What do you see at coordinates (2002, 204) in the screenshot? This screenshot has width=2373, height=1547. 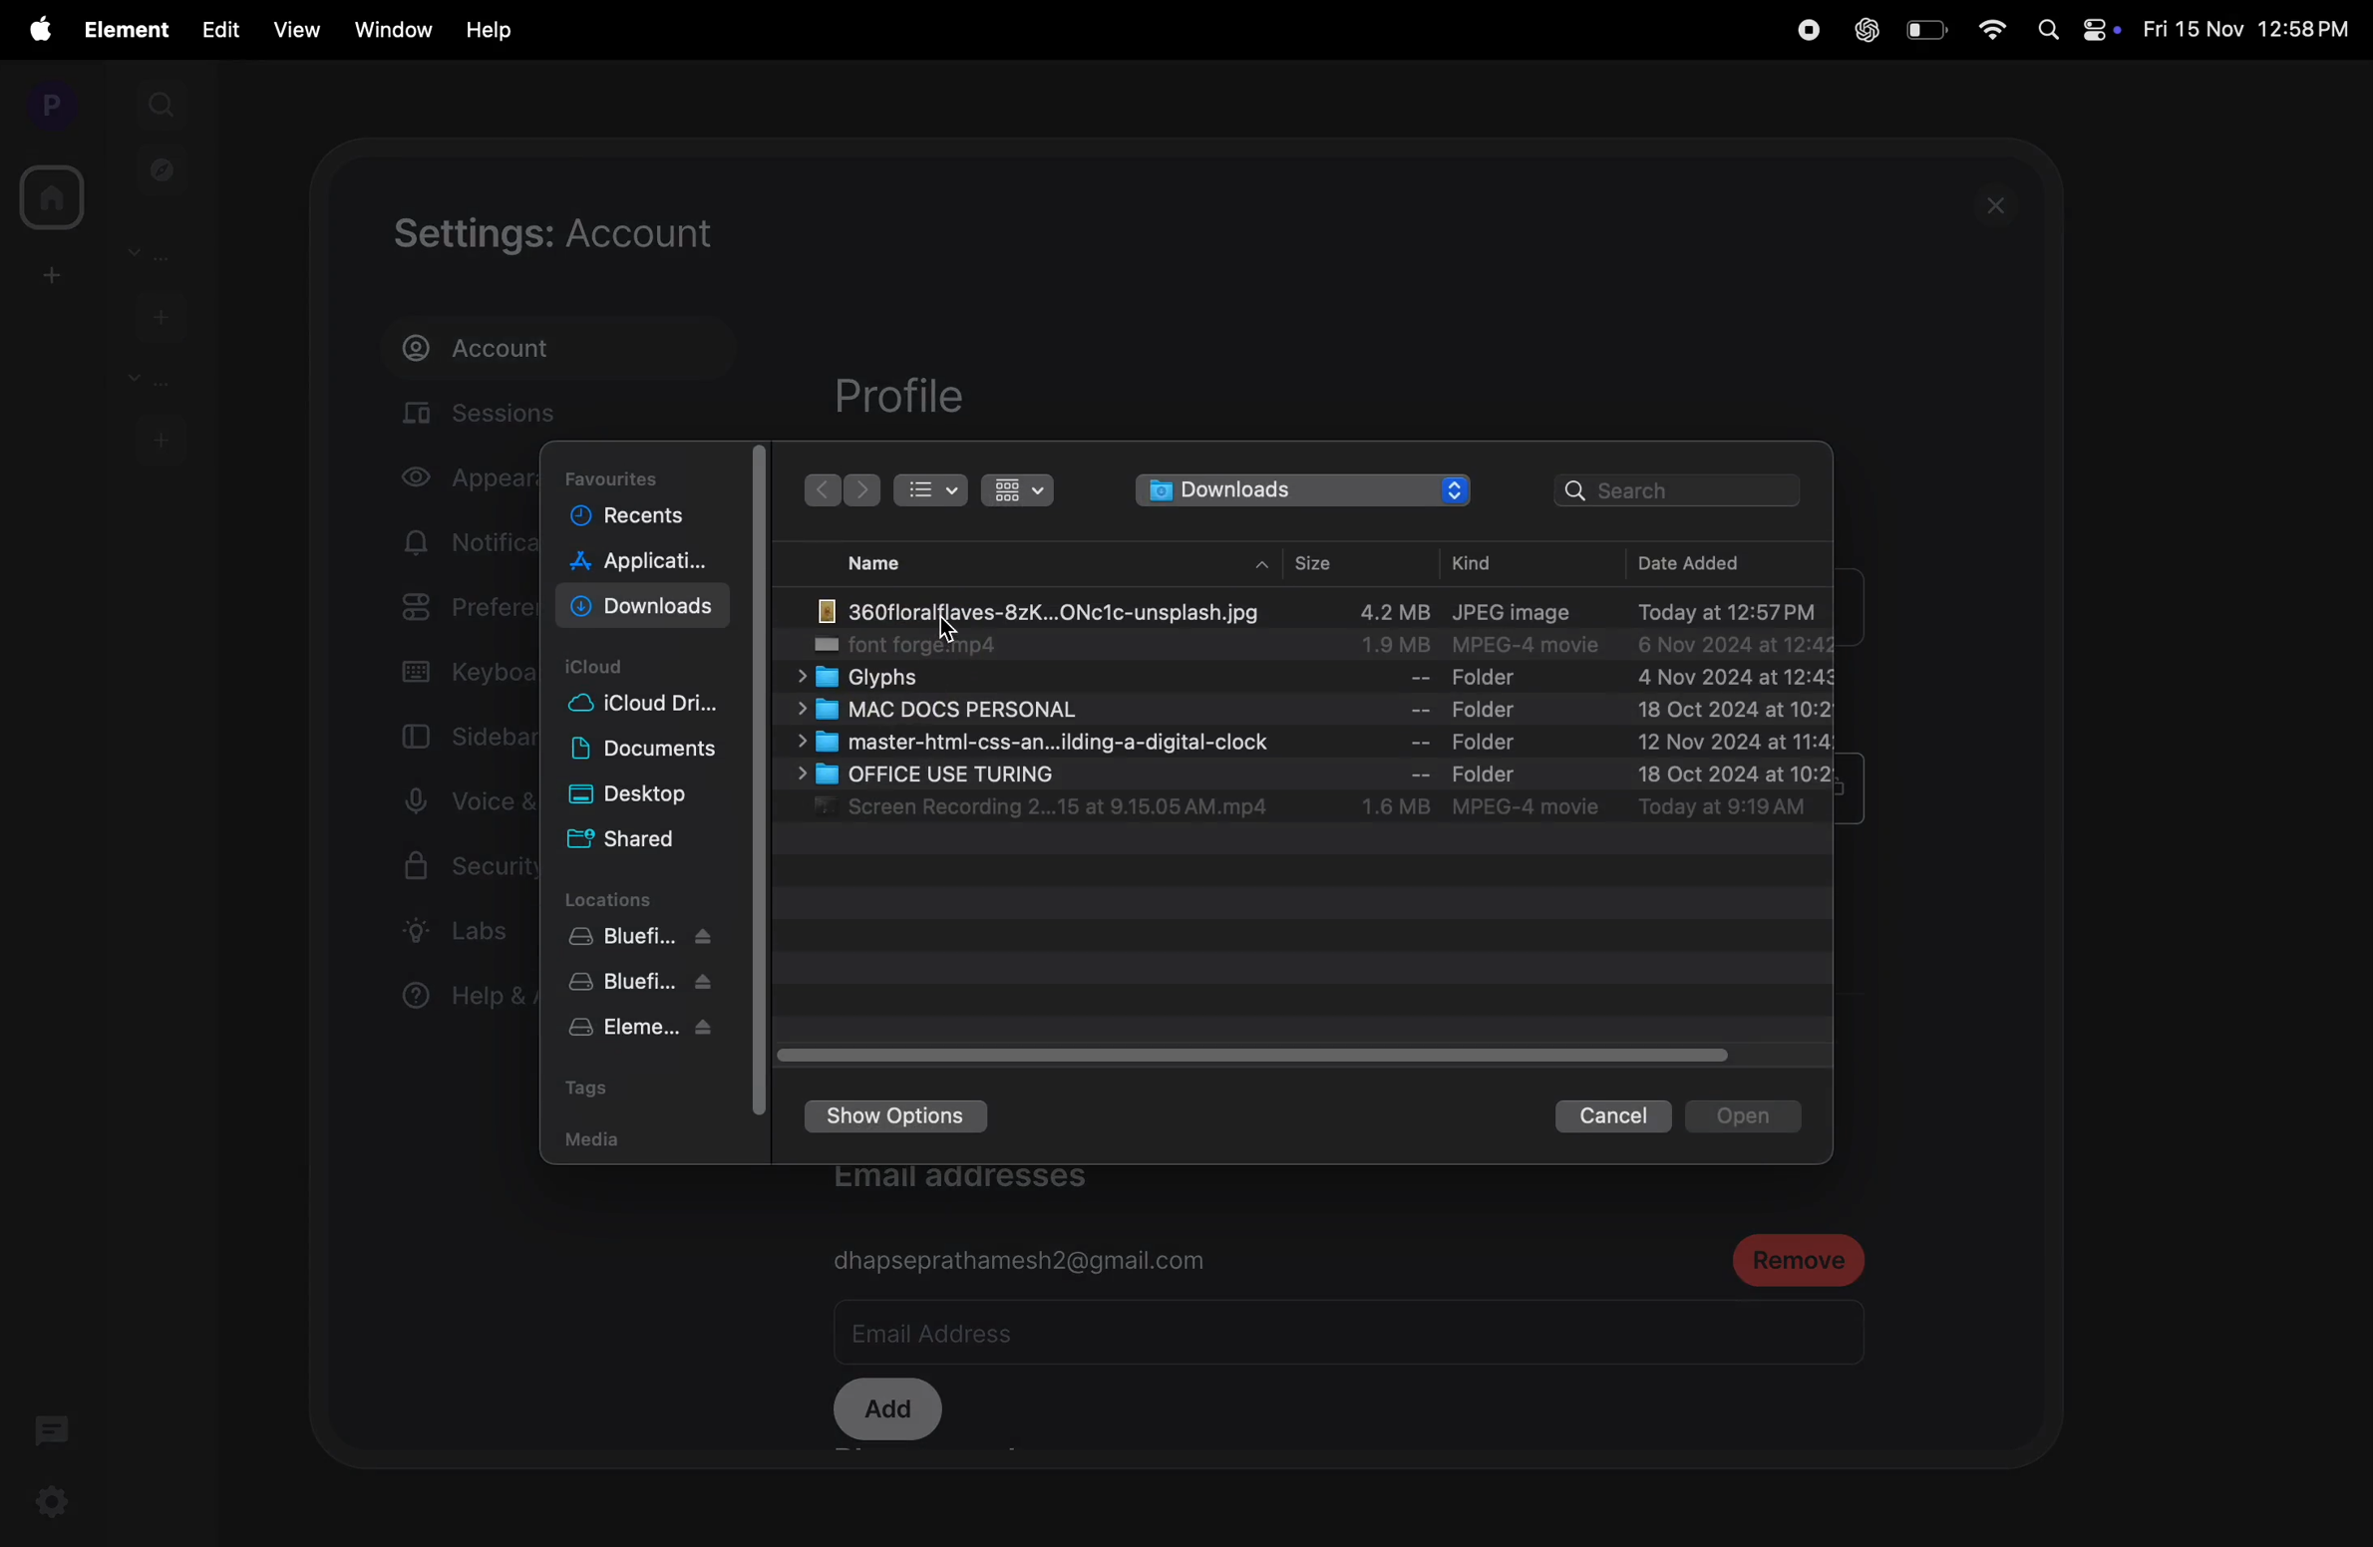 I see `close` at bounding box center [2002, 204].